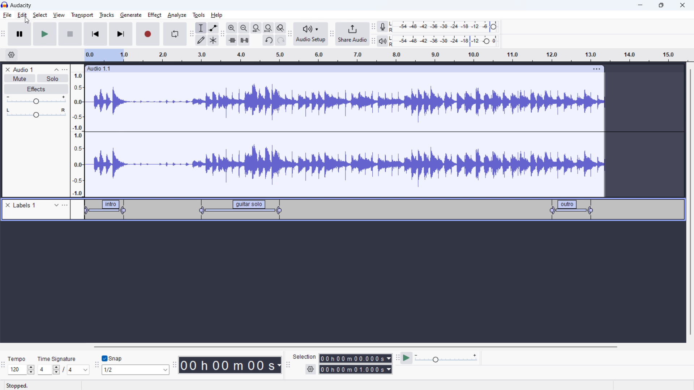 The width and height of the screenshot is (694, 390). Describe the element at coordinates (176, 16) in the screenshot. I see `analyze` at that location.